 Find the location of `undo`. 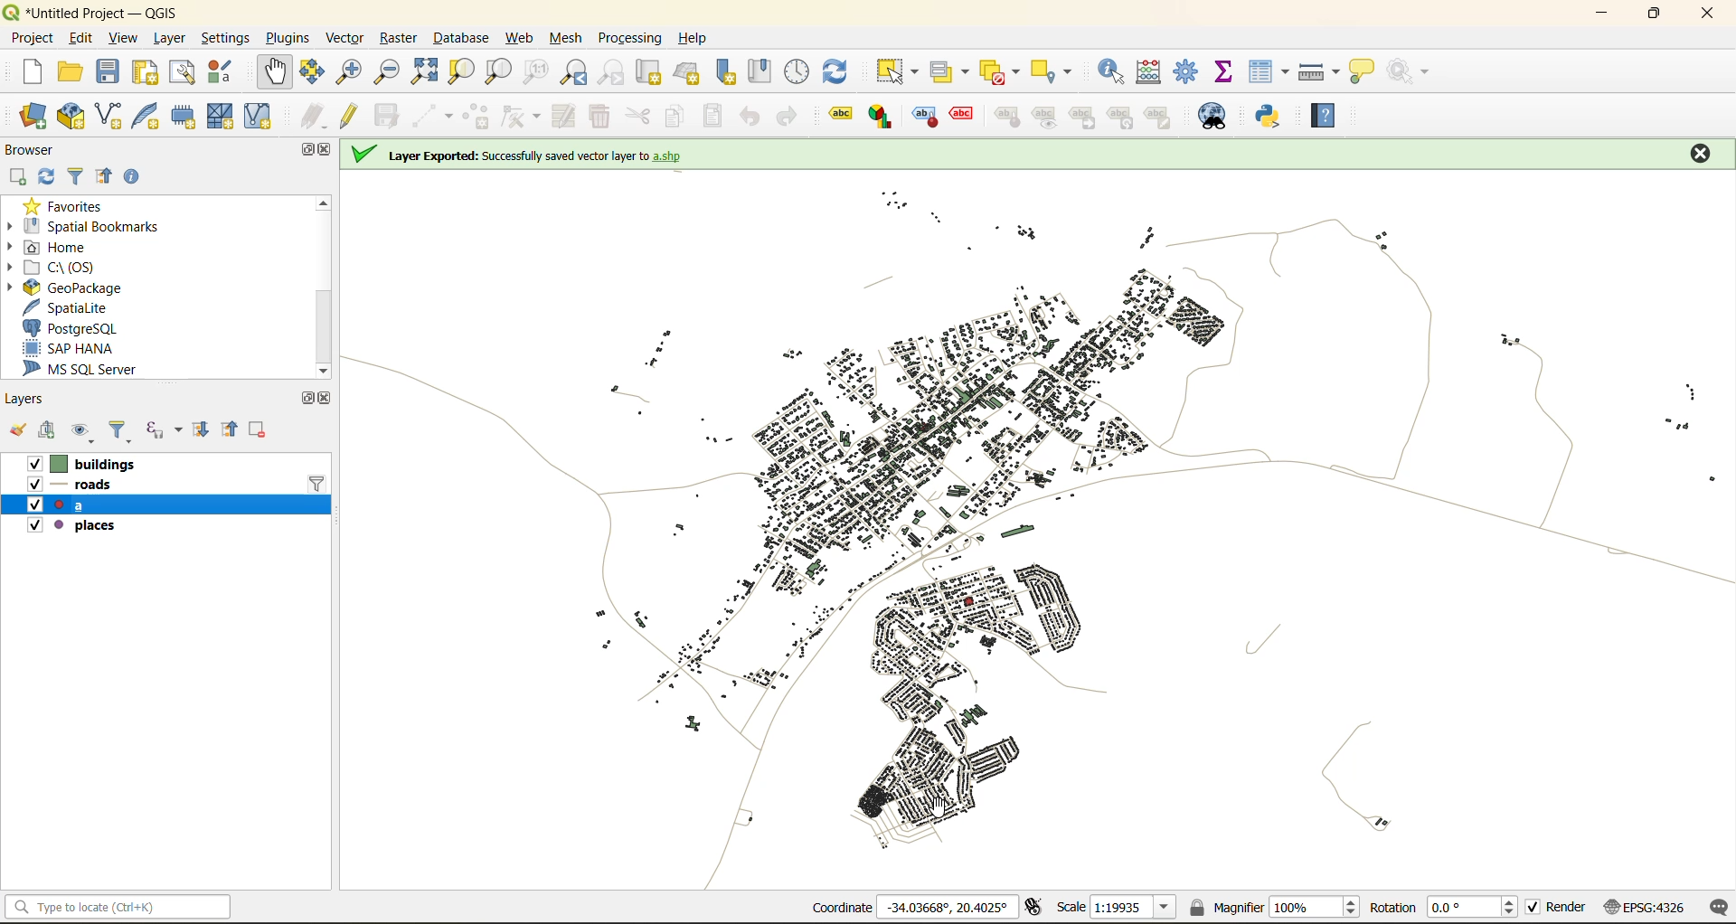

undo is located at coordinates (749, 116).